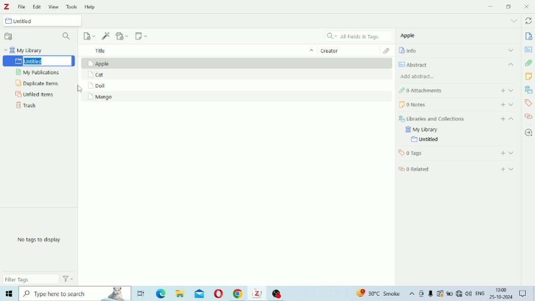 The height and width of the screenshot is (301, 535). What do you see at coordinates (26, 105) in the screenshot?
I see `Trash` at bounding box center [26, 105].